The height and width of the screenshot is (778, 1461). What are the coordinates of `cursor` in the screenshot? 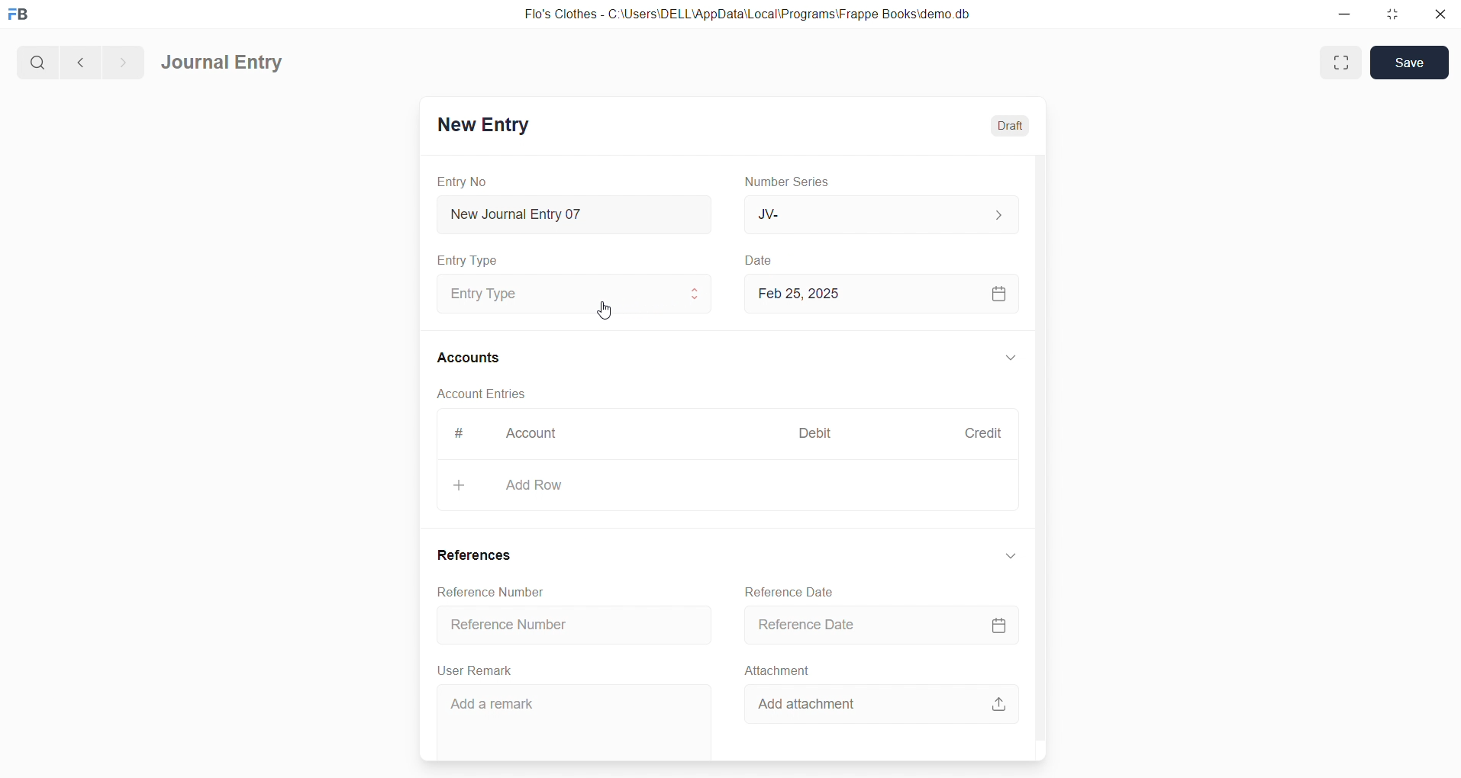 It's located at (602, 310).